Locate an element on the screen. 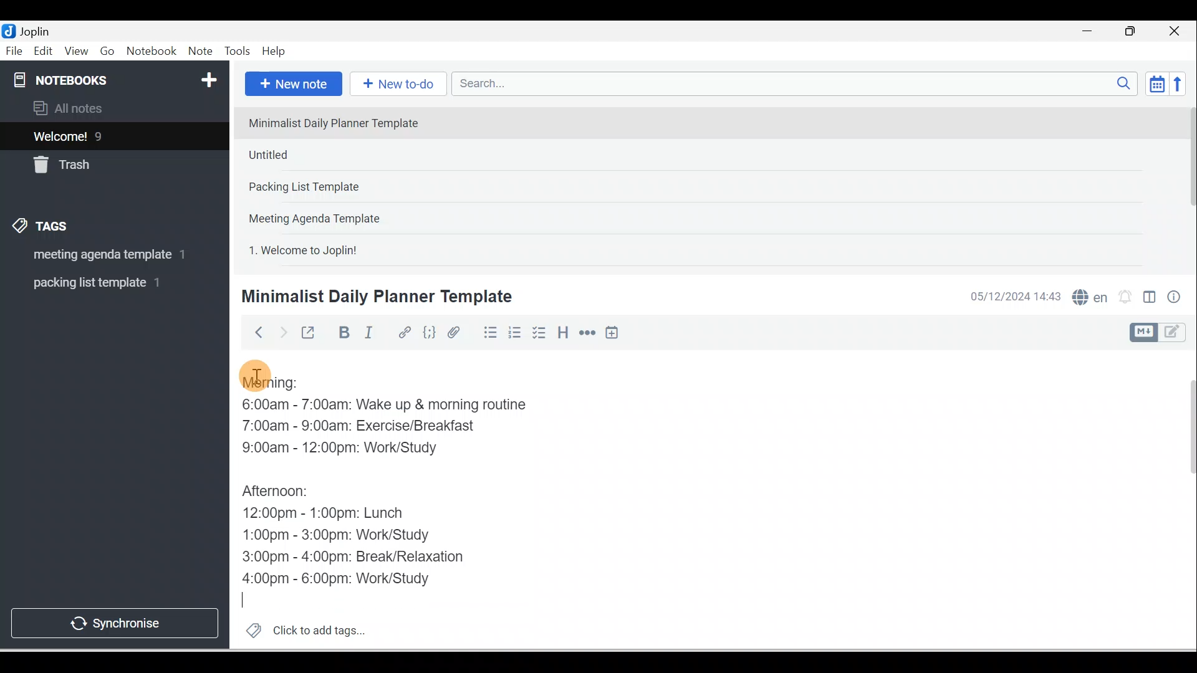  New note is located at coordinates (291, 85).